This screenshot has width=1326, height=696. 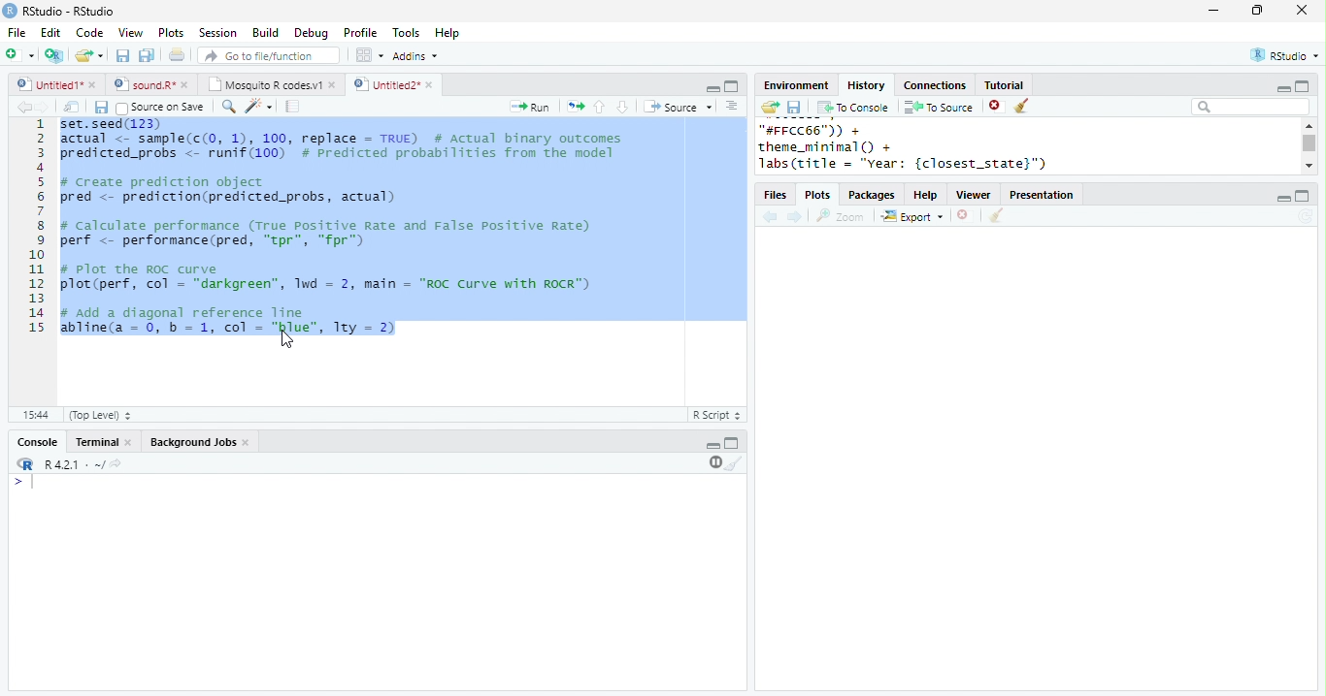 What do you see at coordinates (576, 107) in the screenshot?
I see `rerun` at bounding box center [576, 107].